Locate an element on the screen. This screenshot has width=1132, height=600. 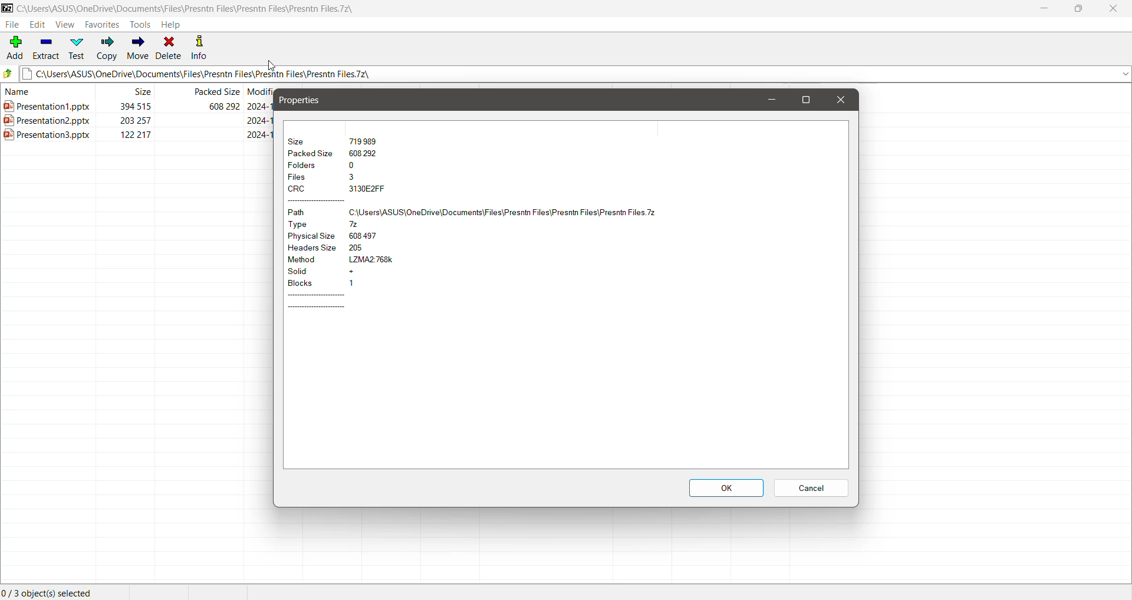
Add is located at coordinates (14, 49).